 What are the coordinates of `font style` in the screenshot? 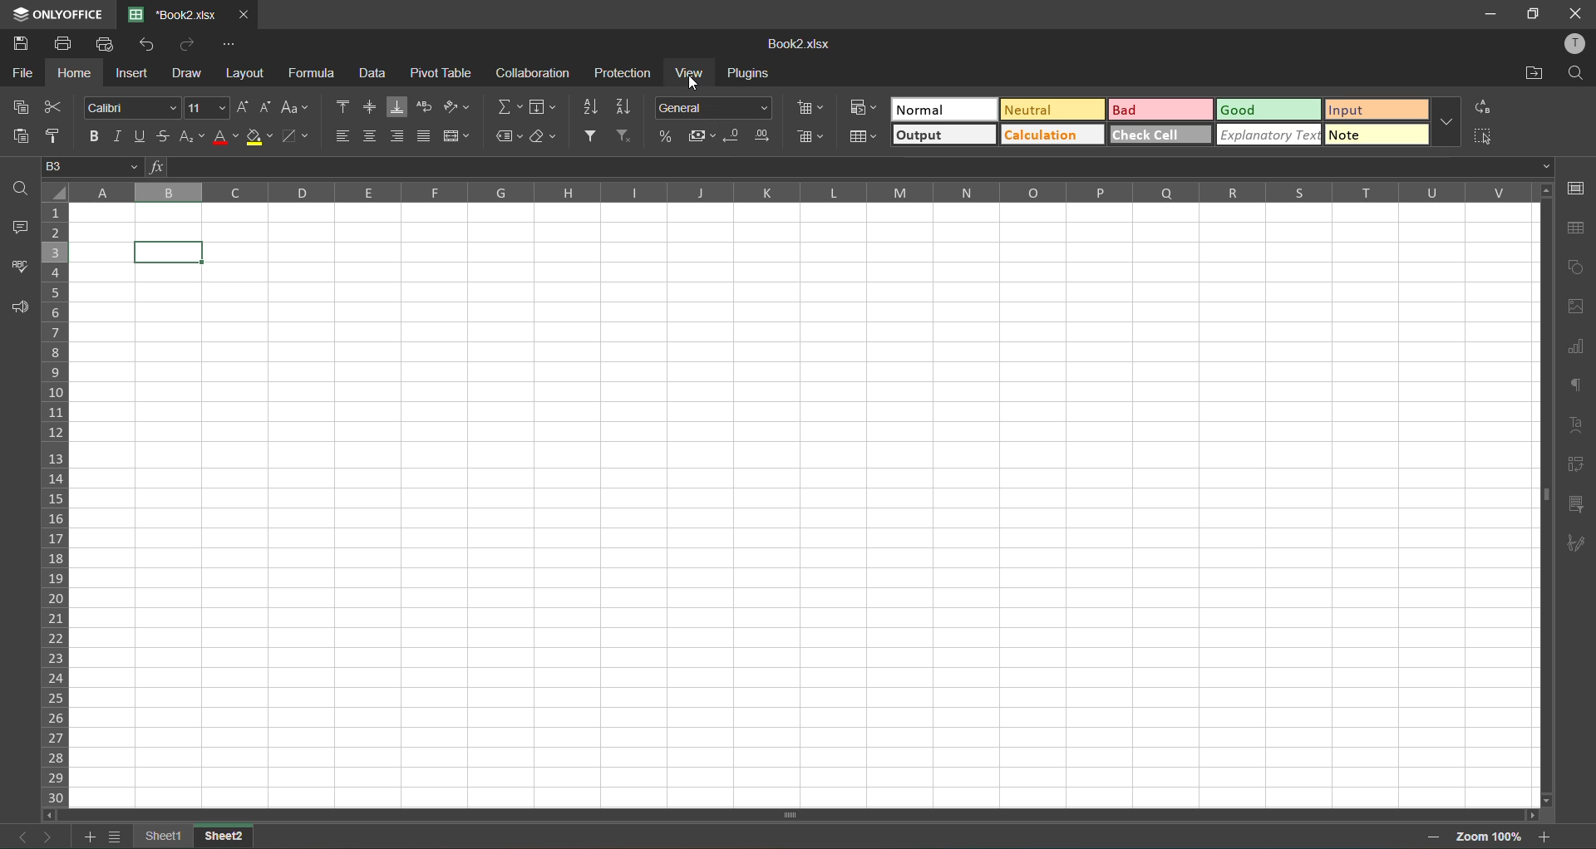 It's located at (131, 110).